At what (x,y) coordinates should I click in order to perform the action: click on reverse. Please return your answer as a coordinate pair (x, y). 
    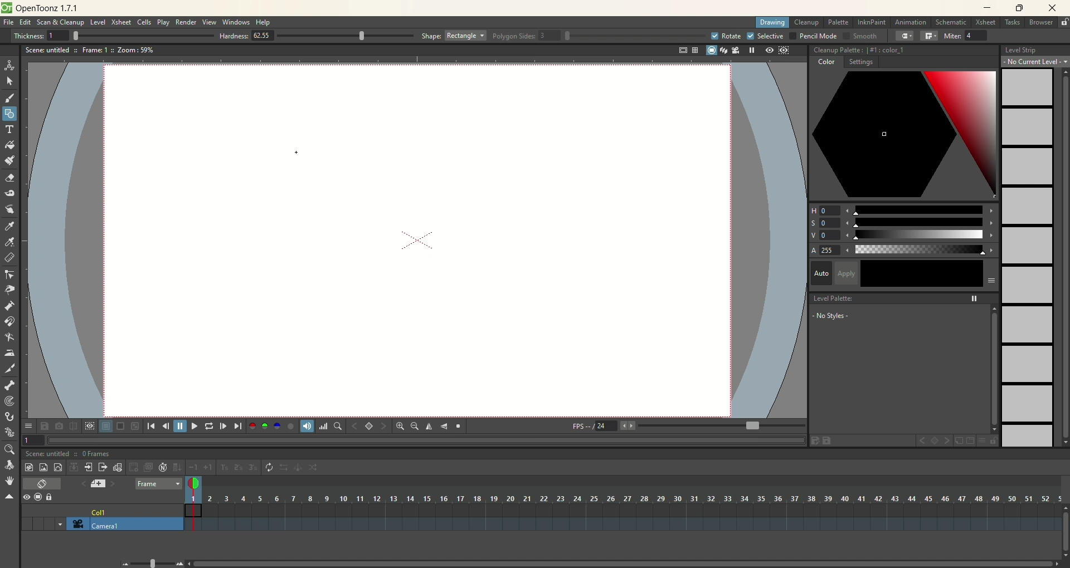
    Looking at the image, I should click on (285, 468).